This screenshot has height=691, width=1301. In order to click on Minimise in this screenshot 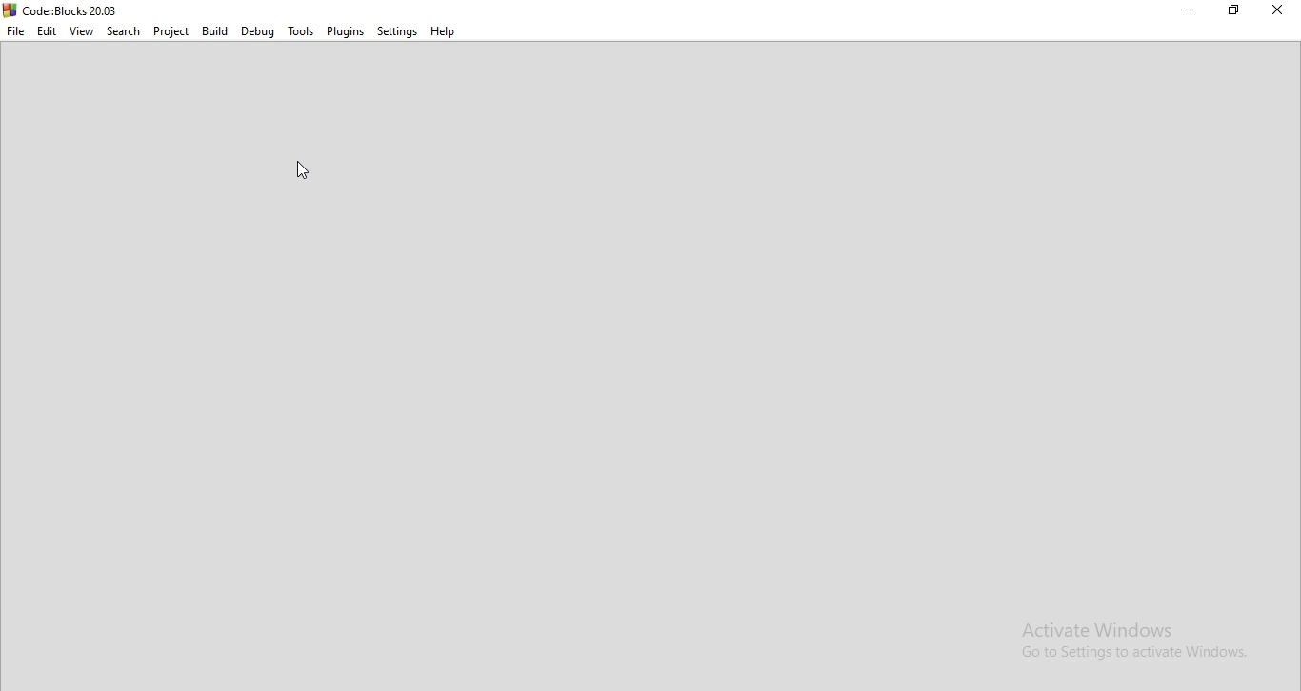, I will do `click(1186, 10)`.